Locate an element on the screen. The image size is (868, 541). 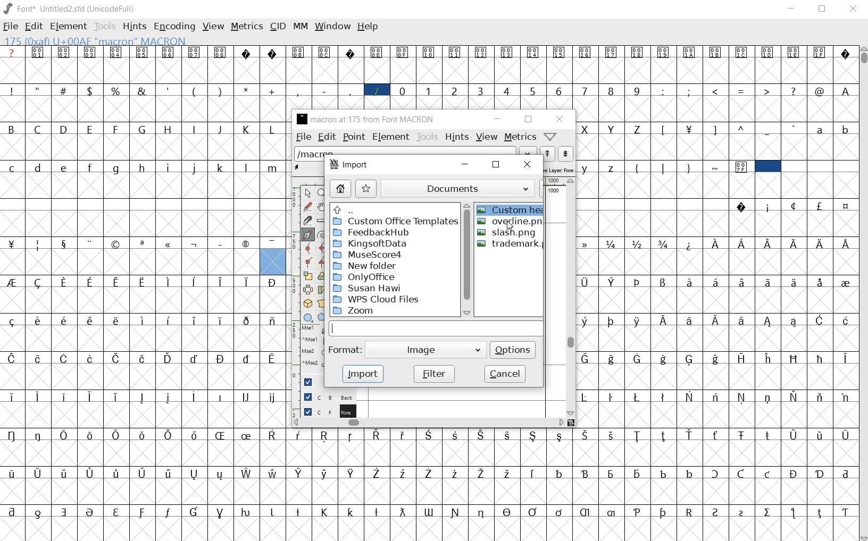
& is located at coordinates (143, 91).